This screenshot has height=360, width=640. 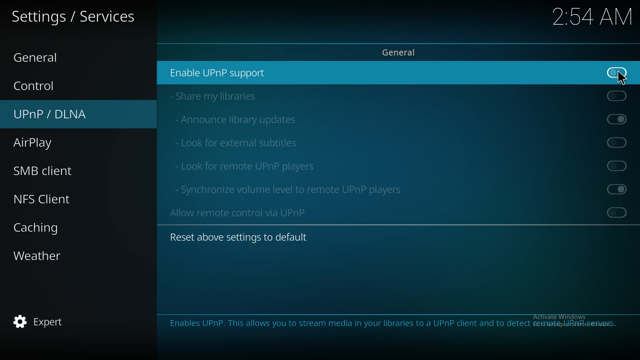 I want to click on pointer cursor, so click(x=616, y=77).